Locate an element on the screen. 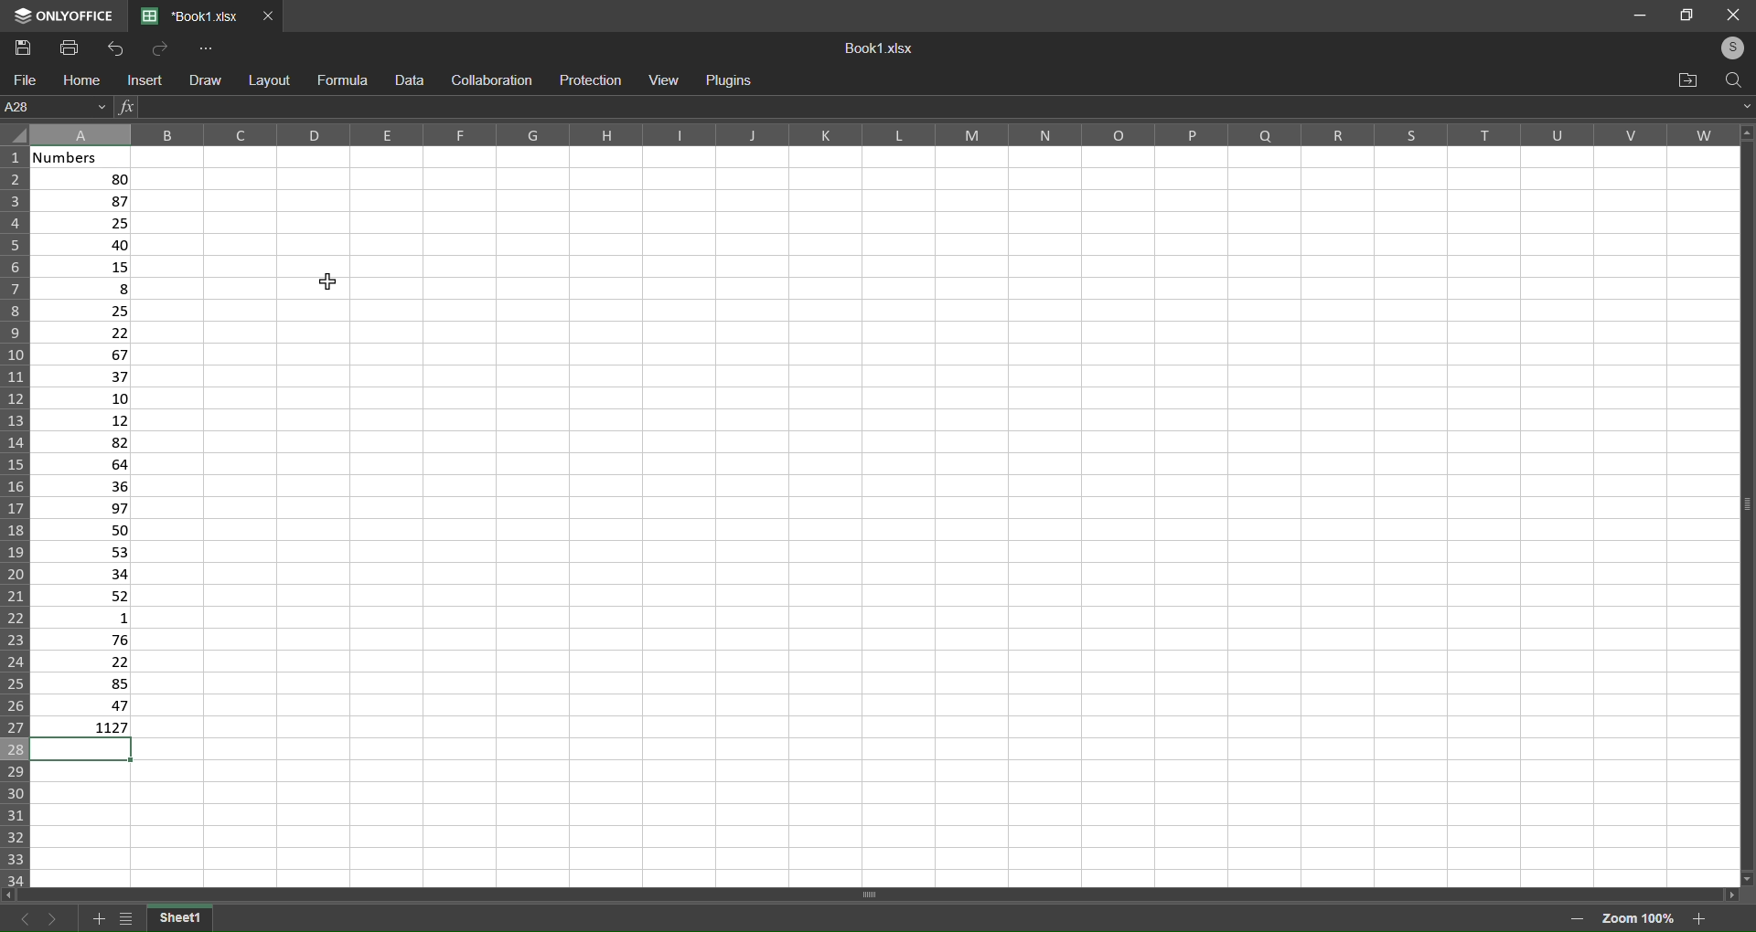  Row label is located at coordinates (16, 516).